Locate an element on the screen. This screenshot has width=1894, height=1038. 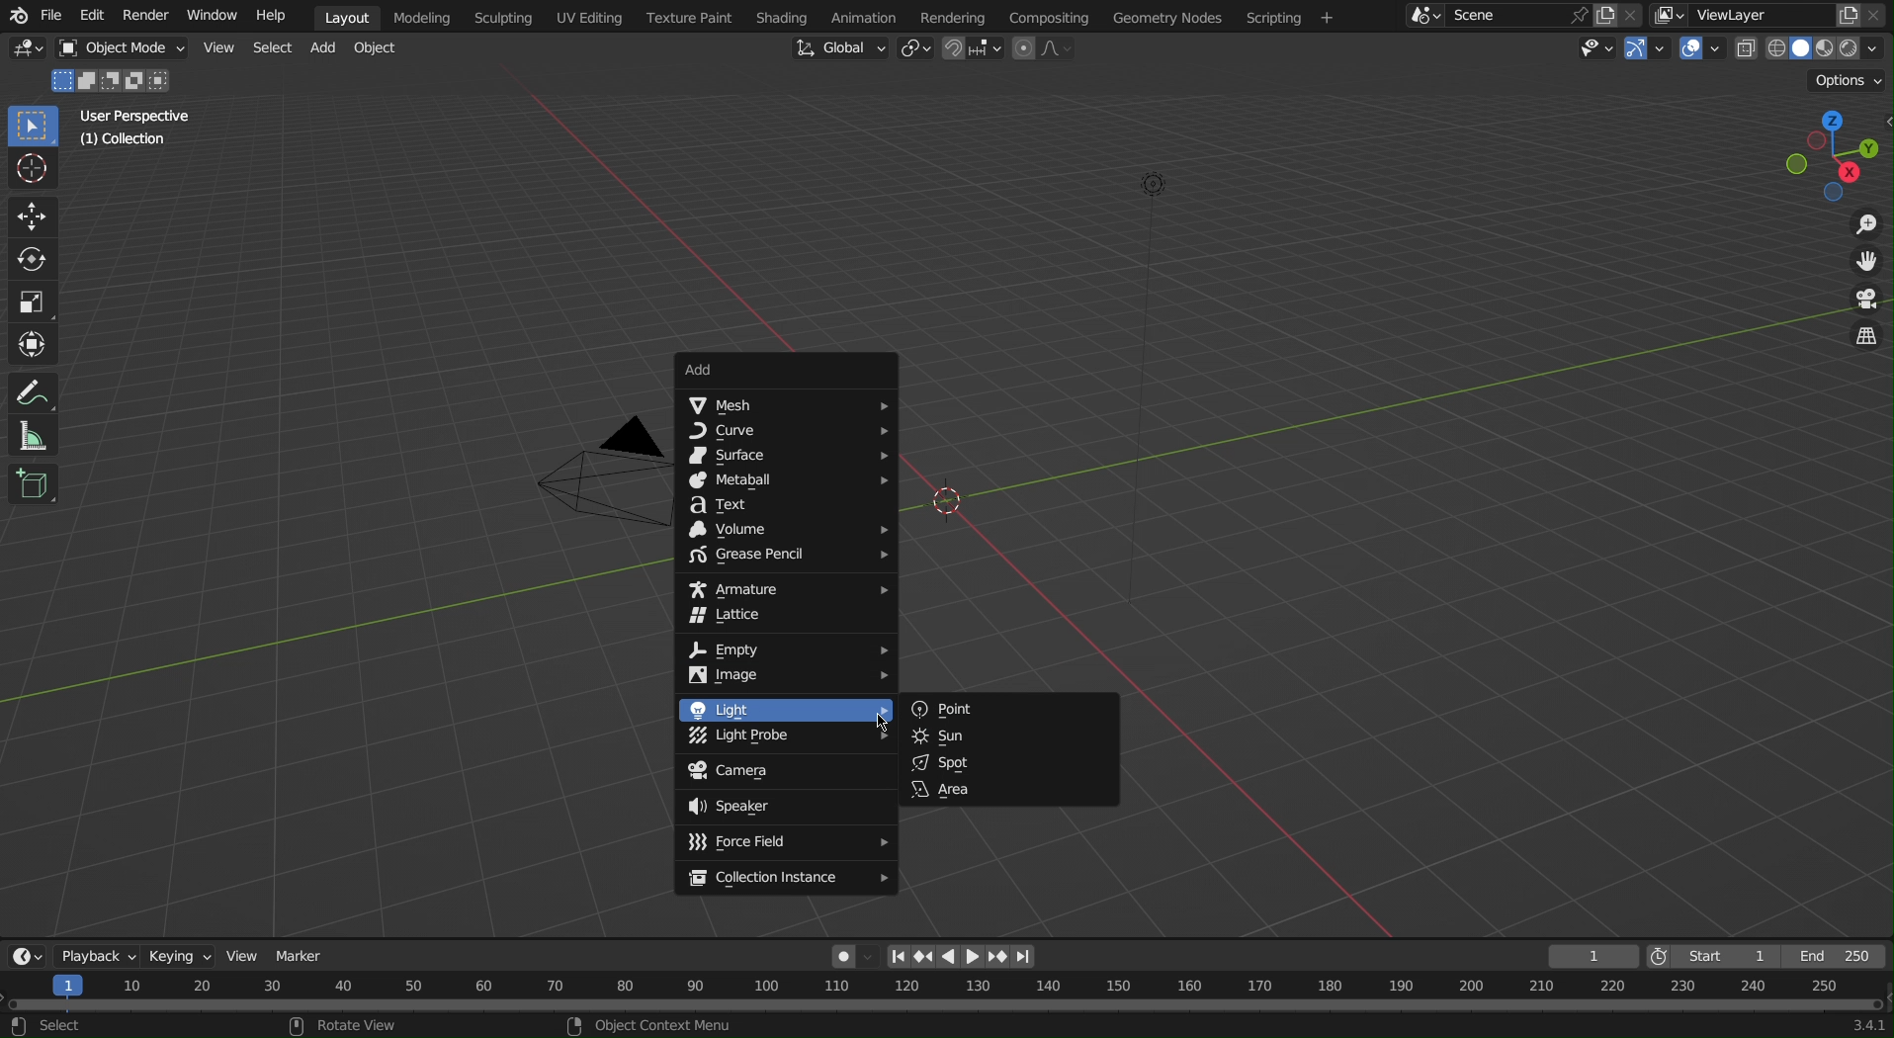
copy is located at coordinates (1604, 15).